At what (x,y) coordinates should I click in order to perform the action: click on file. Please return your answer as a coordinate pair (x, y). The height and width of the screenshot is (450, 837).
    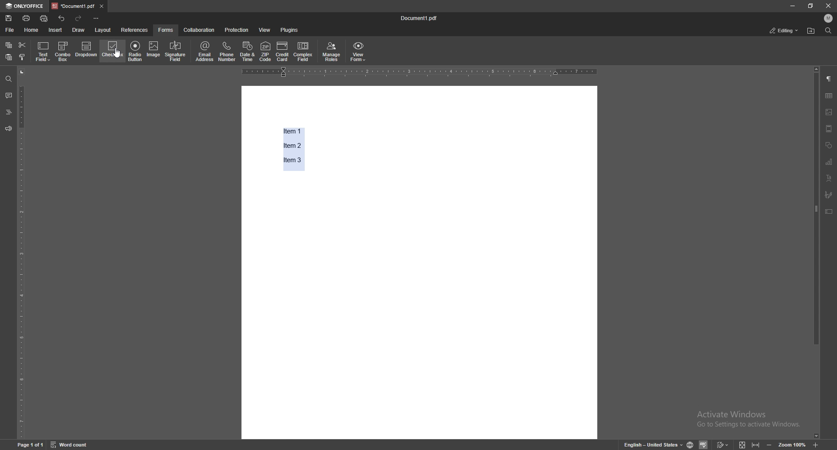
    Looking at the image, I should click on (10, 30).